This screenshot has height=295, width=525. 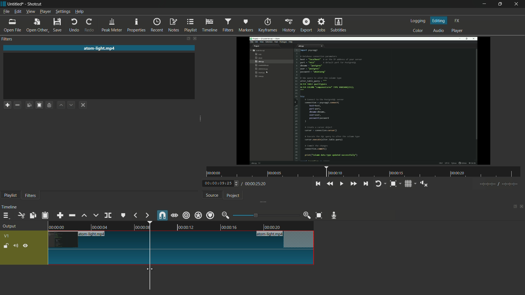 What do you see at coordinates (91, 25) in the screenshot?
I see `redo` at bounding box center [91, 25].